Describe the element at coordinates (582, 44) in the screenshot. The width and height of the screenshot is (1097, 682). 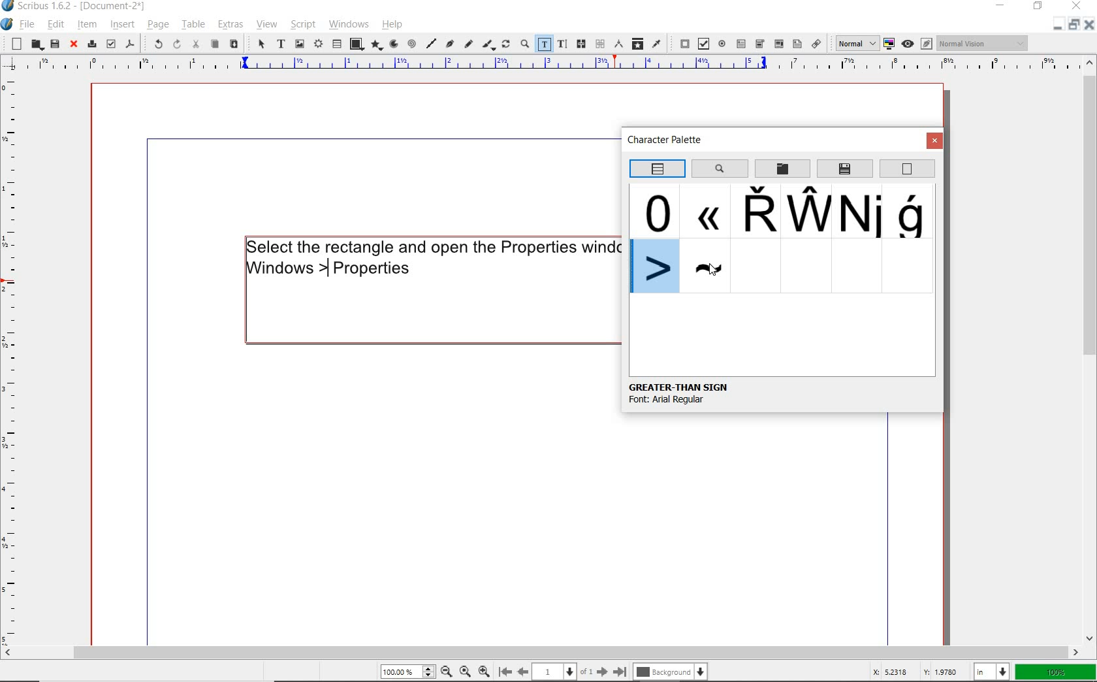
I see `link text frames` at that location.